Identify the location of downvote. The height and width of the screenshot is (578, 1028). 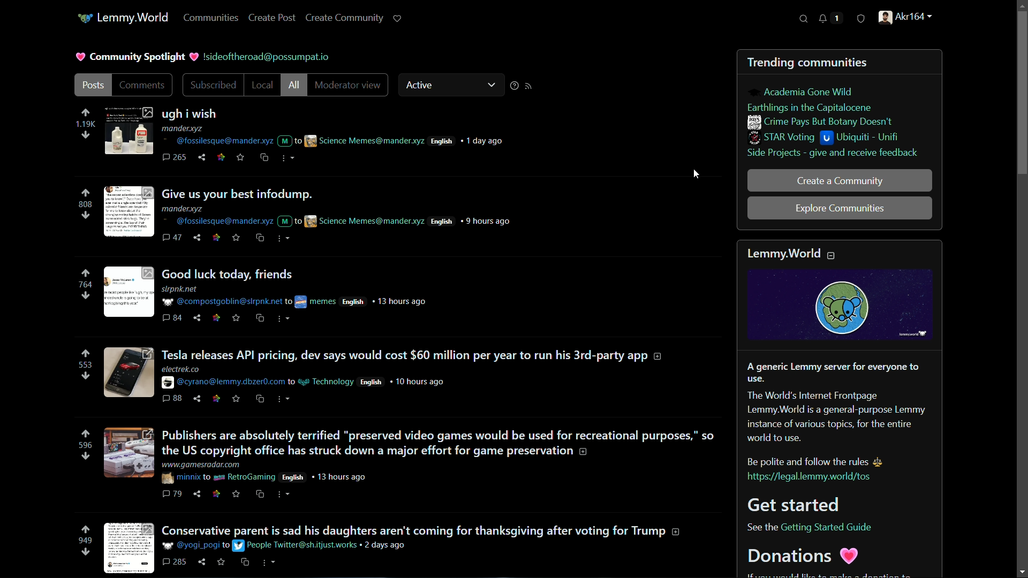
(85, 456).